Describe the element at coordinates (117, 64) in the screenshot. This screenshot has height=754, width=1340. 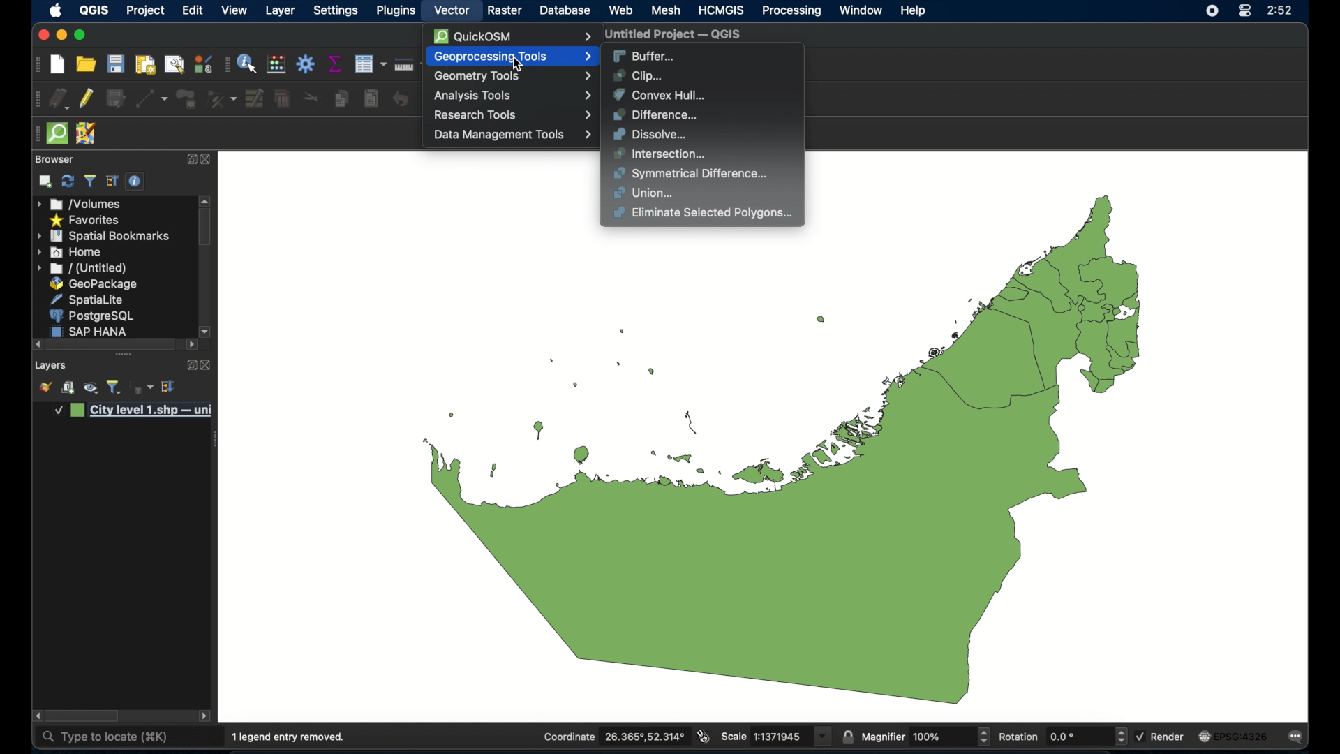
I see `save project` at that location.